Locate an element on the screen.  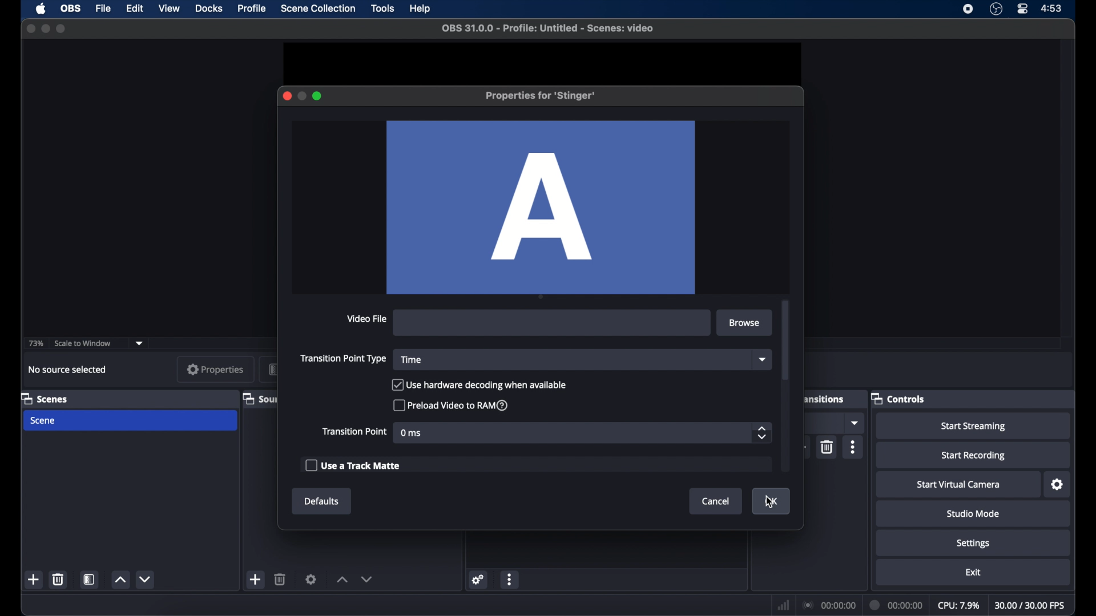
delete is located at coordinates (58, 578).